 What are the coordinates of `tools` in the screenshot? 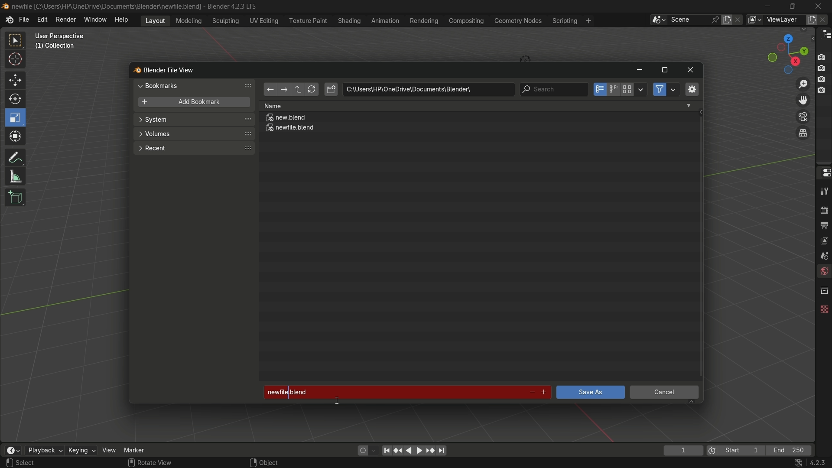 It's located at (823, 191).